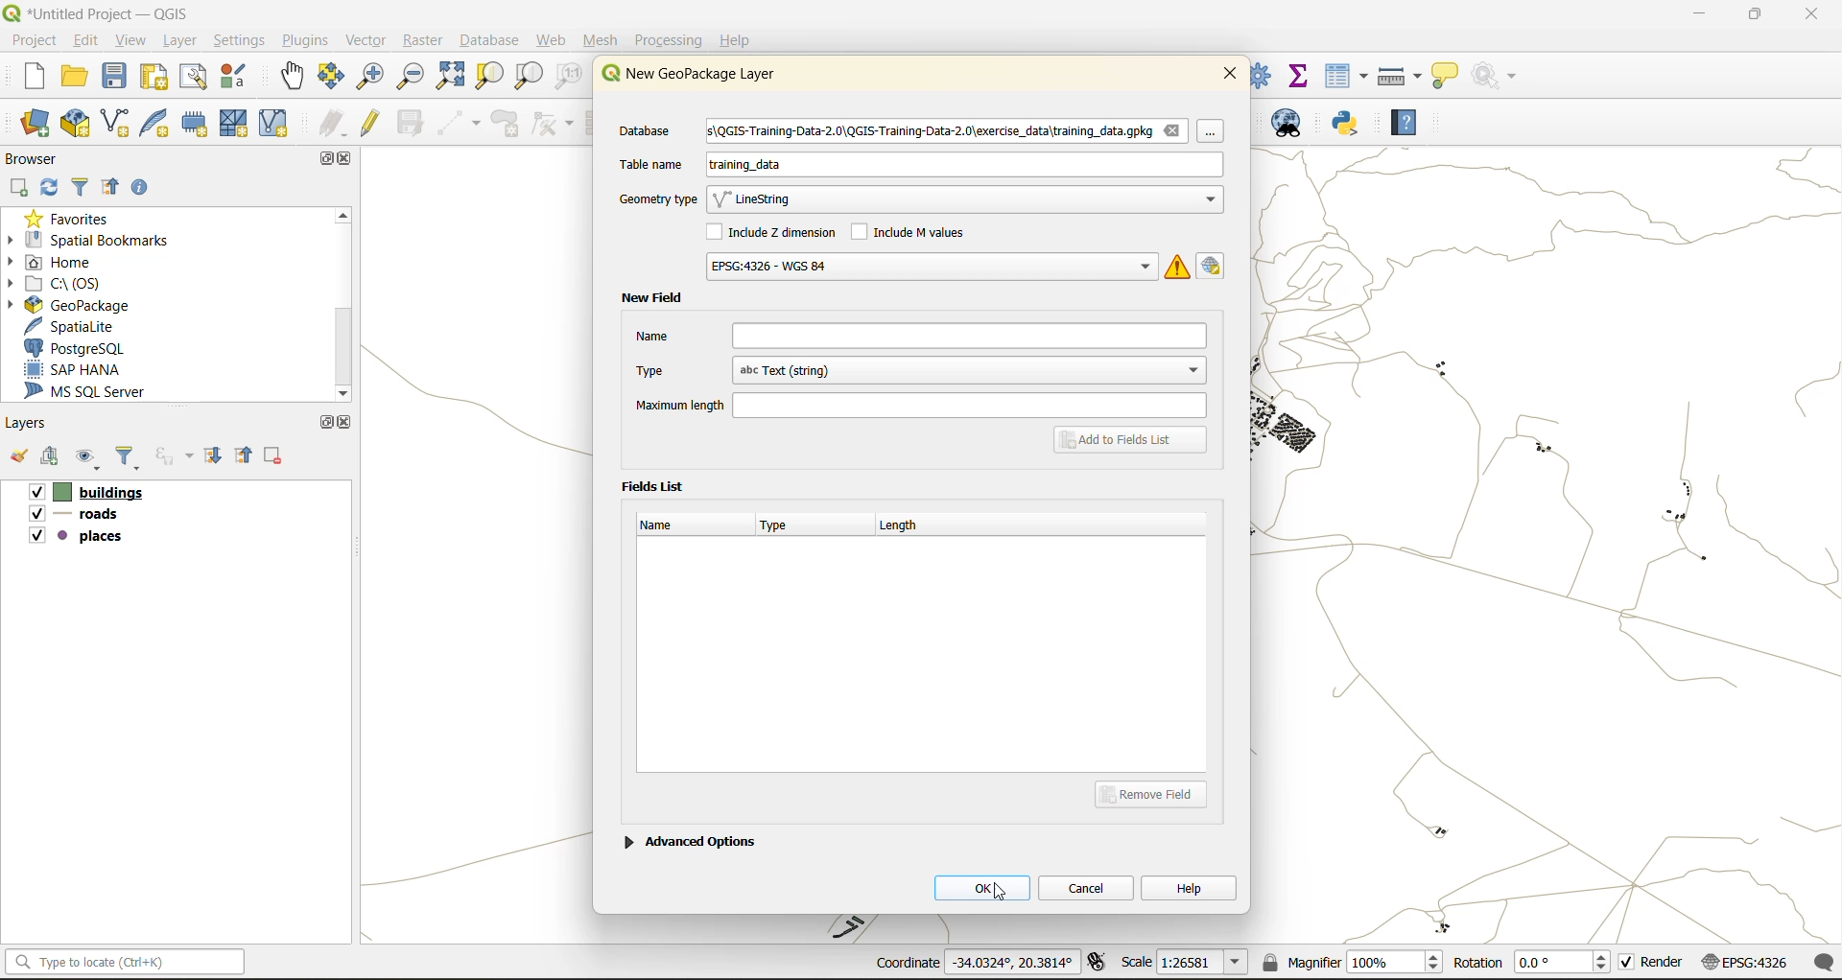 The width and height of the screenshot is (1842, 980). Describe the element at coordinates (31, 424) in the screenshot. I see `layers` at that location.